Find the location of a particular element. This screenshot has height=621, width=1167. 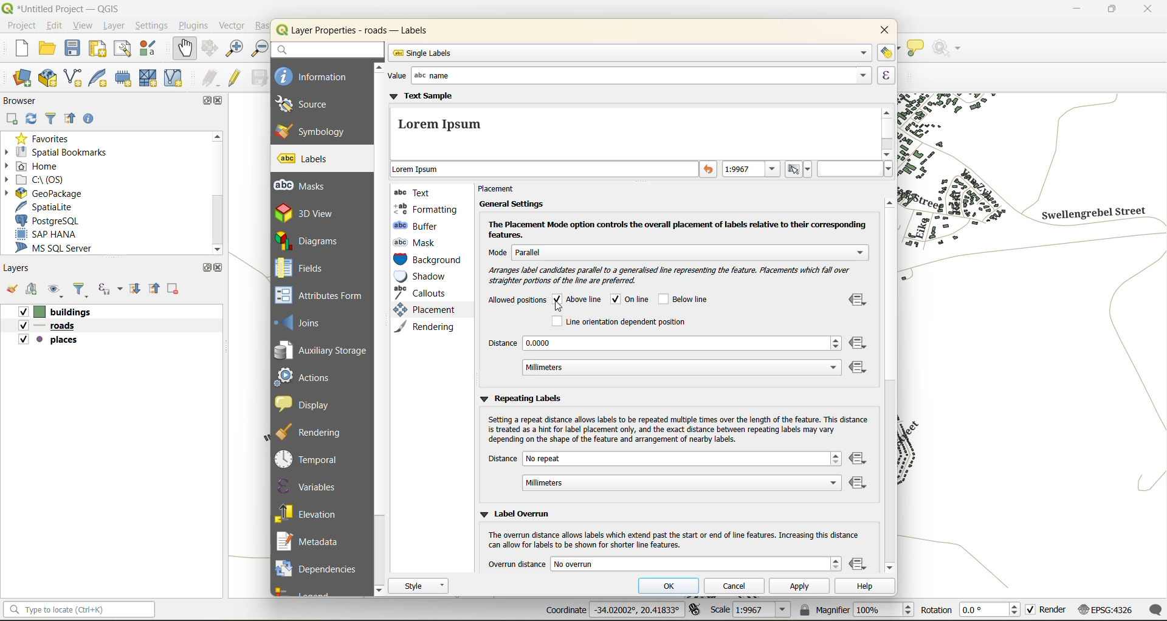

cancel is located at coordinates (737, 585).